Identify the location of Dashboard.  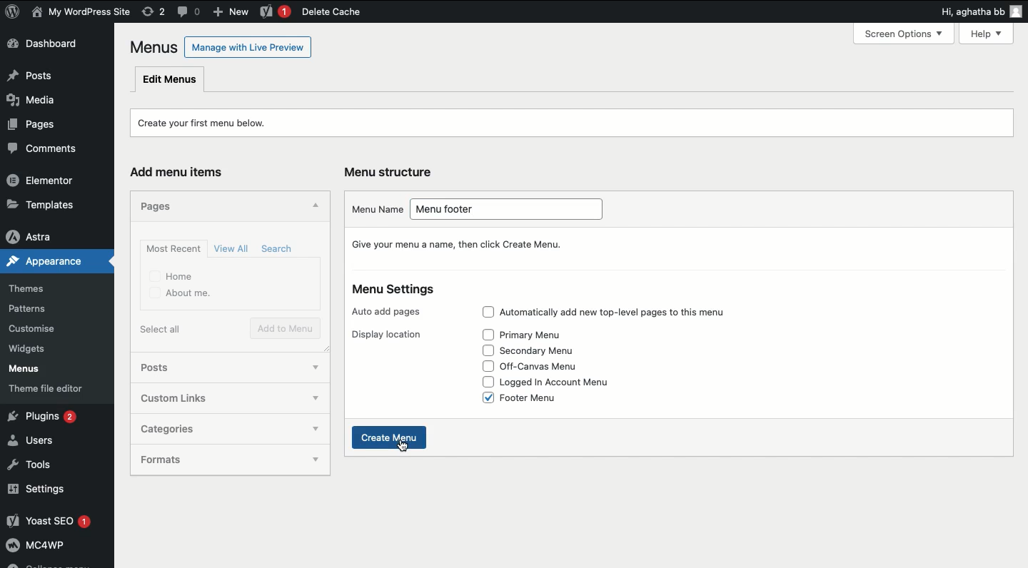
(51, 46).